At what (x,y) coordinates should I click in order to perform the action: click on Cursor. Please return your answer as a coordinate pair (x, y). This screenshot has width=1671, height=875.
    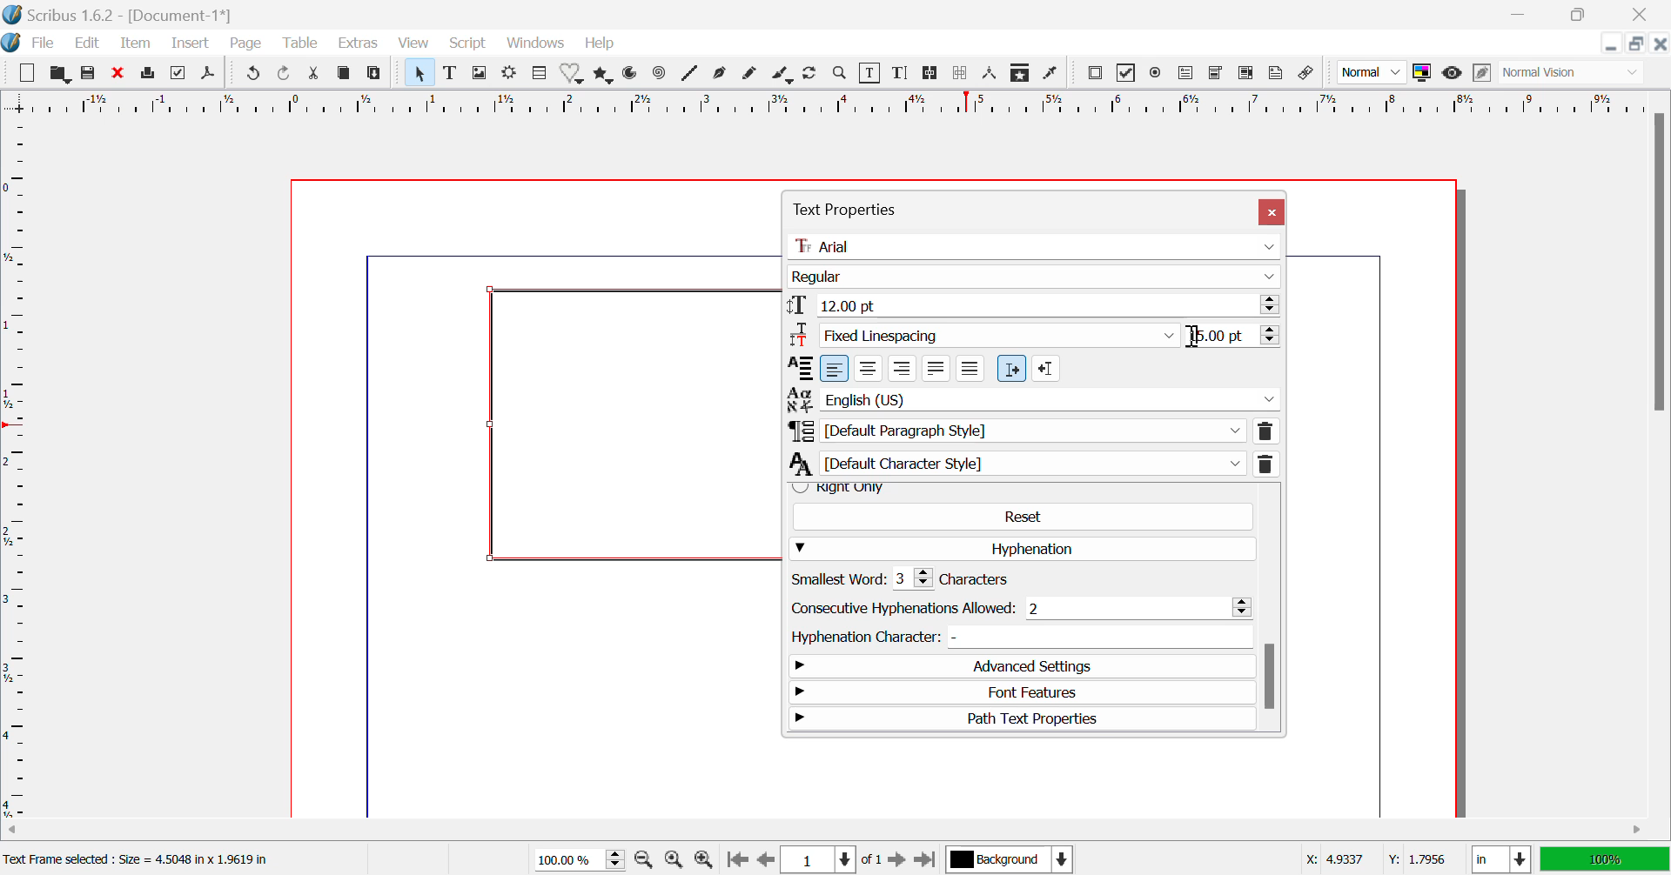
    Looking at the image, I should click on (1195, 336).